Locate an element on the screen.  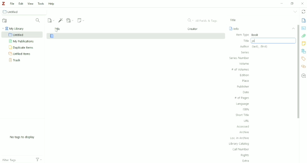
Date is located at coordinates (246, 92).